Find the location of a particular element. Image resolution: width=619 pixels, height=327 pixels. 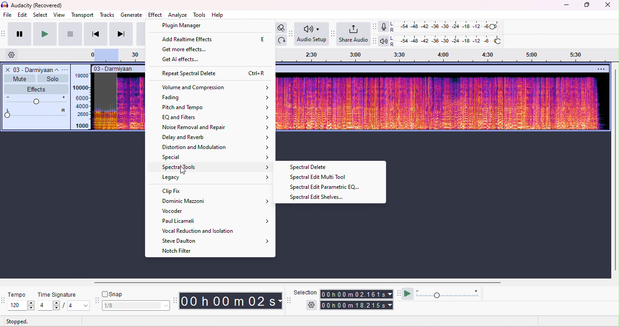

add runtime effects is located at coordinates (209, 62).